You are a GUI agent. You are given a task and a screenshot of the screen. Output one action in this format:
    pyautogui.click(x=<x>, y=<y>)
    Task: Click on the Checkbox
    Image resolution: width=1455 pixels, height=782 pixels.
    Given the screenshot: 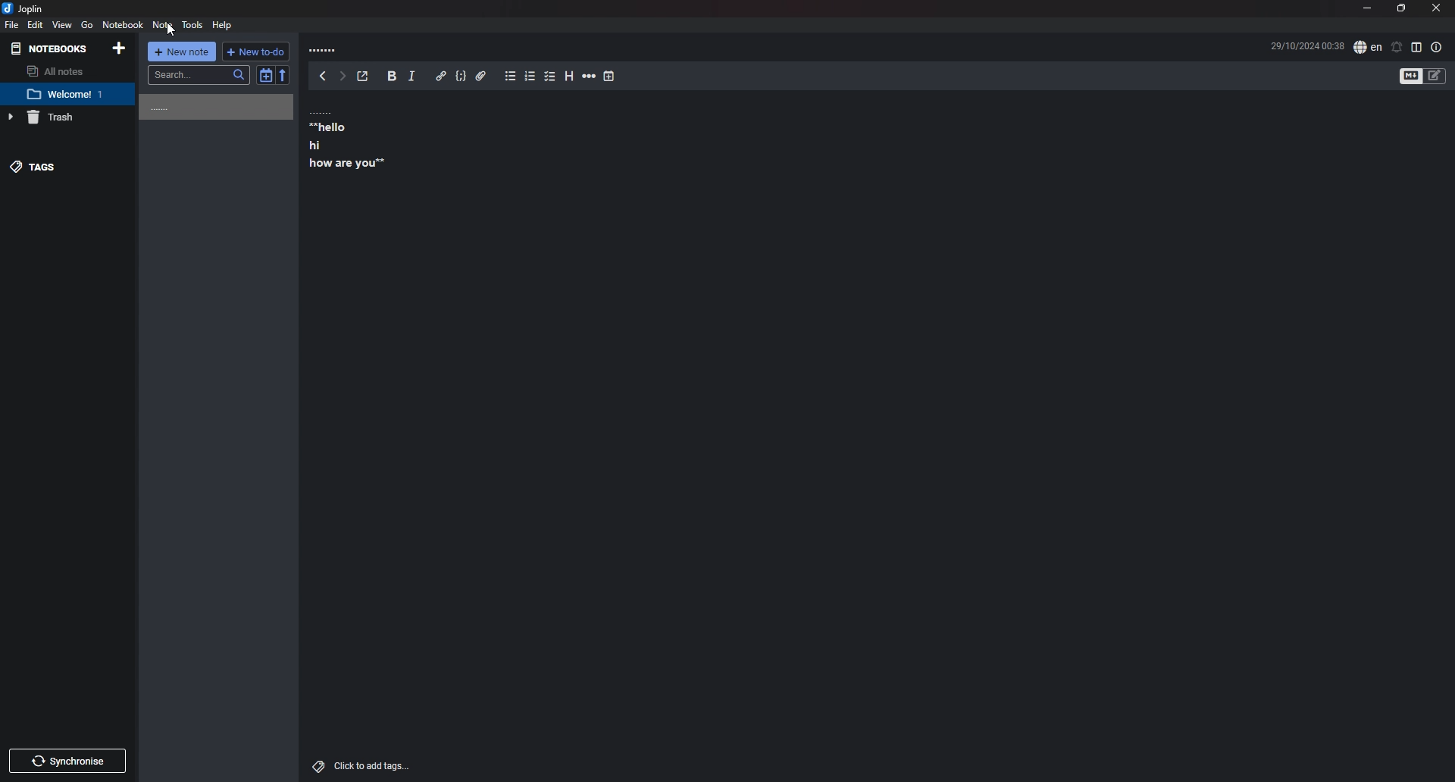 What is the action you would take?
    pyautogui.click(x=549, y=76)
    